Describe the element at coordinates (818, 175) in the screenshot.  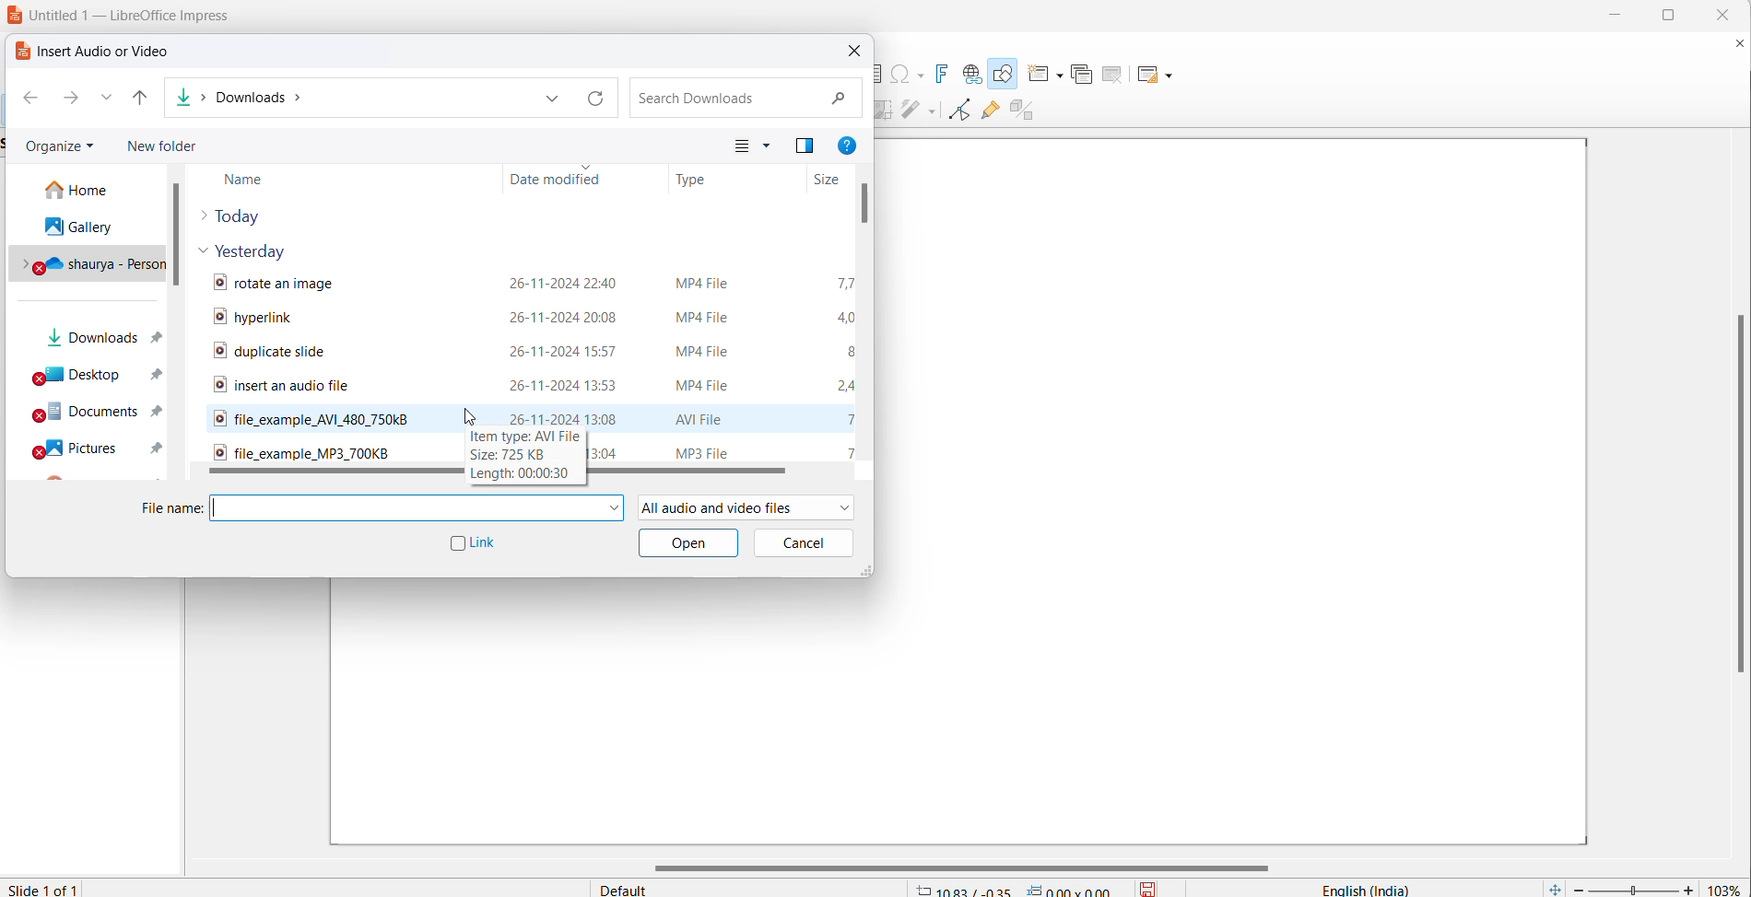
I see `file size heading` at that location.